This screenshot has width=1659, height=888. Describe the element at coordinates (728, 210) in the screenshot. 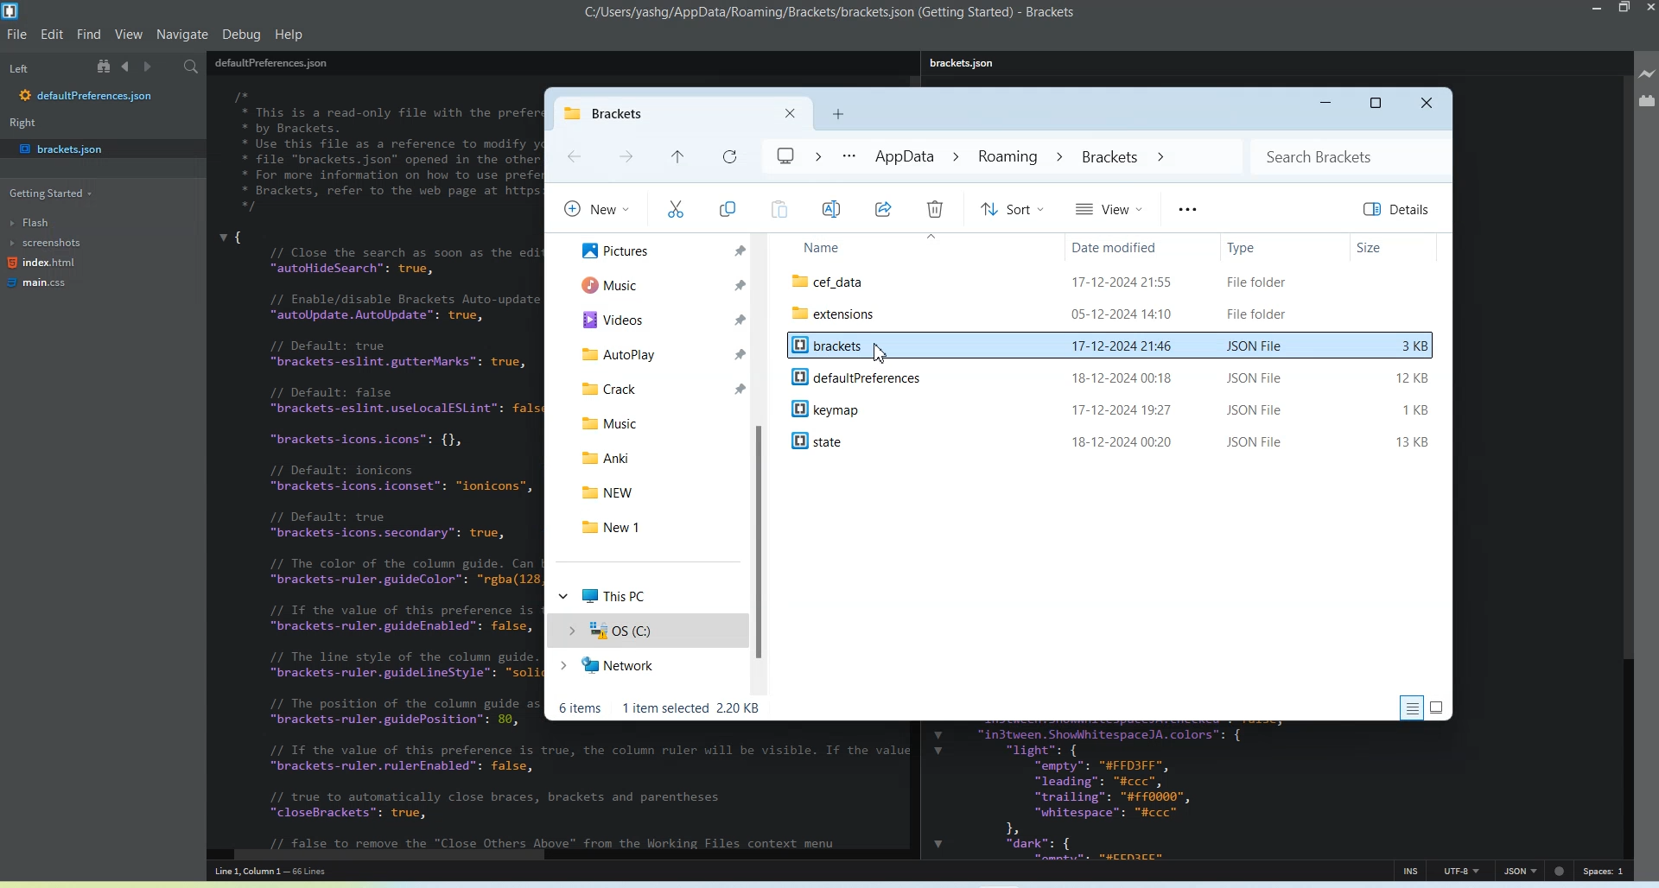

I see `Copy` at that location.